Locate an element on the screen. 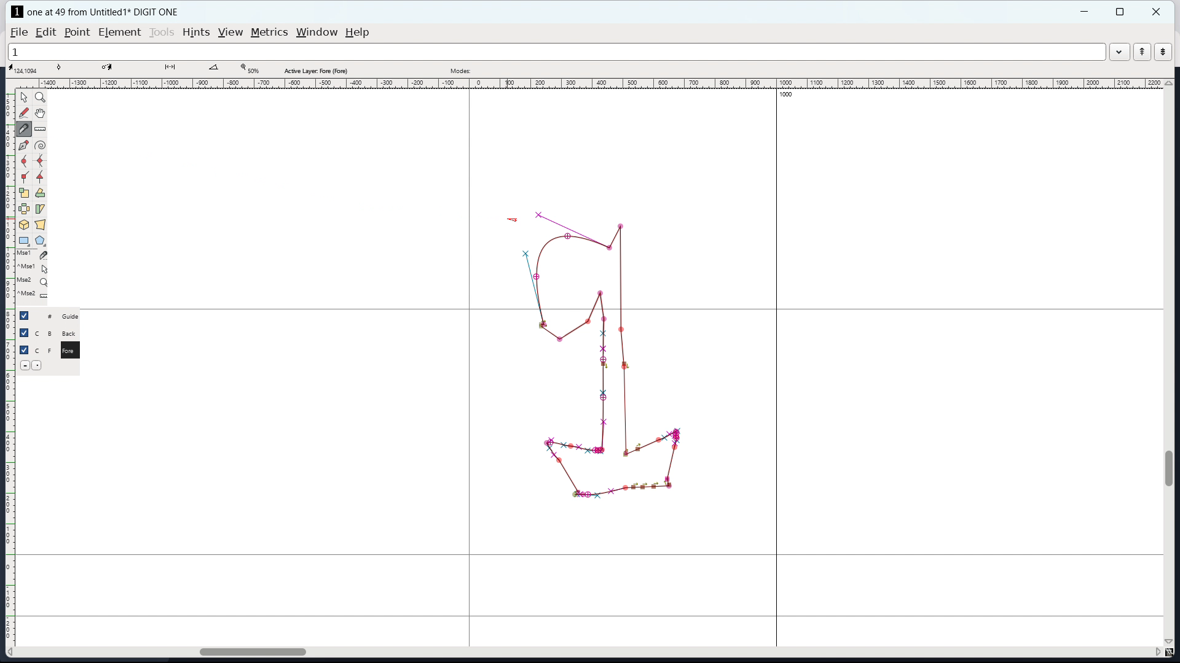 Image resolution: width=1180 pixels, height=663 pixels. measurendistance, angle between points is located at coordinates (43, 128).